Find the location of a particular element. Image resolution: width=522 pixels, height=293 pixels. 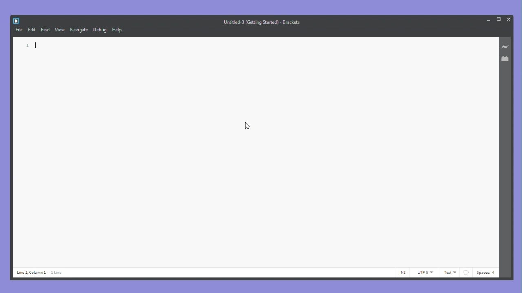

debug is located at coordinates (100, 30).